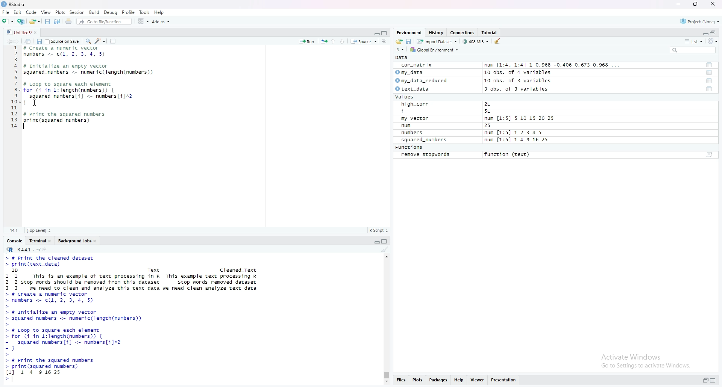  I want to click on 10 obs. of 4 variables, so click(517, 73).